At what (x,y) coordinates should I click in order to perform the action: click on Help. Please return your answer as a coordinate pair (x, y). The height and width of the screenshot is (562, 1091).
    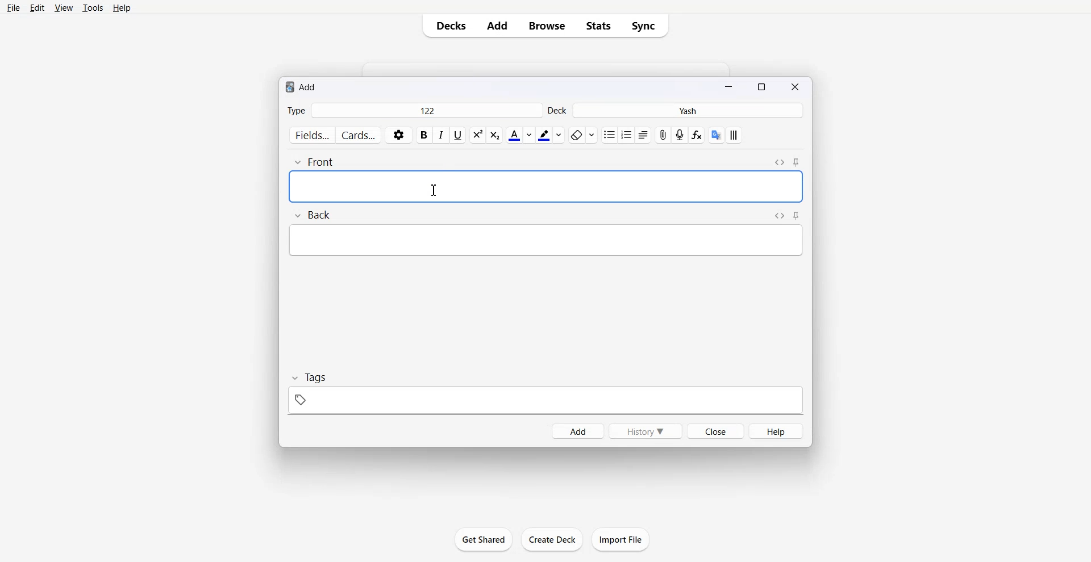
    Looking at the image, I should click on (122, 7).